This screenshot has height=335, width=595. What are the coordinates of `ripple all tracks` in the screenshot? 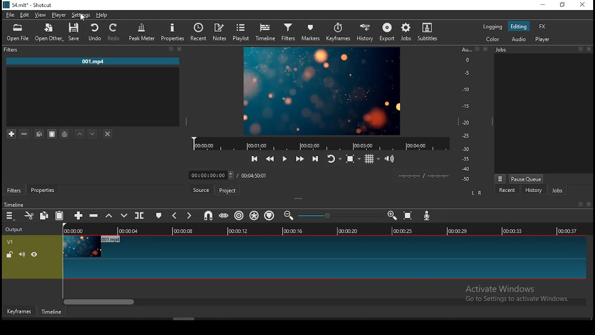 It's located at (254, 215).